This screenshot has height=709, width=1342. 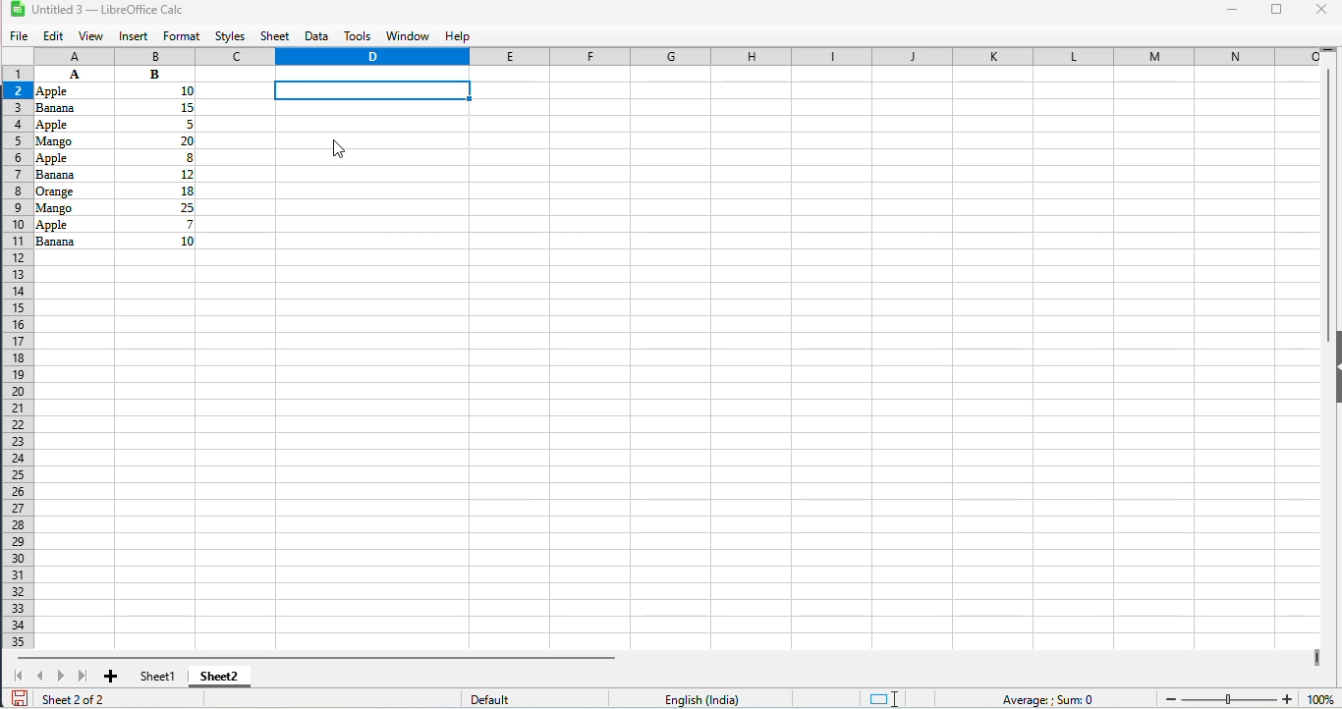 What do you see at coordinates (18, 36) in the screenshot?
I see `file` at bounding box center [18, 36].